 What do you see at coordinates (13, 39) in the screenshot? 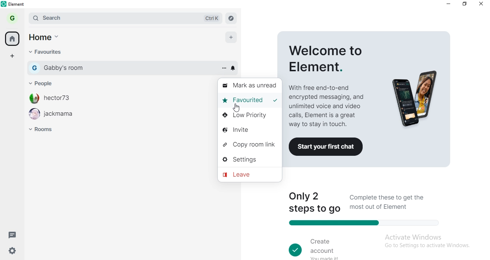
I see `home` at bounding box center [13, 39].